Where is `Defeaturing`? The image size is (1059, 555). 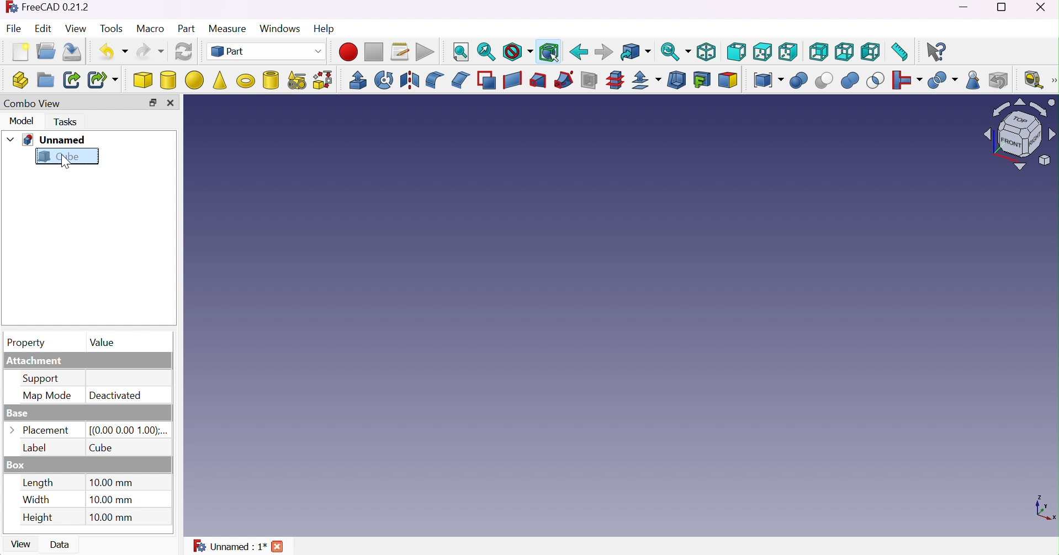
Defeaturing is located at coordinates (997, 81).